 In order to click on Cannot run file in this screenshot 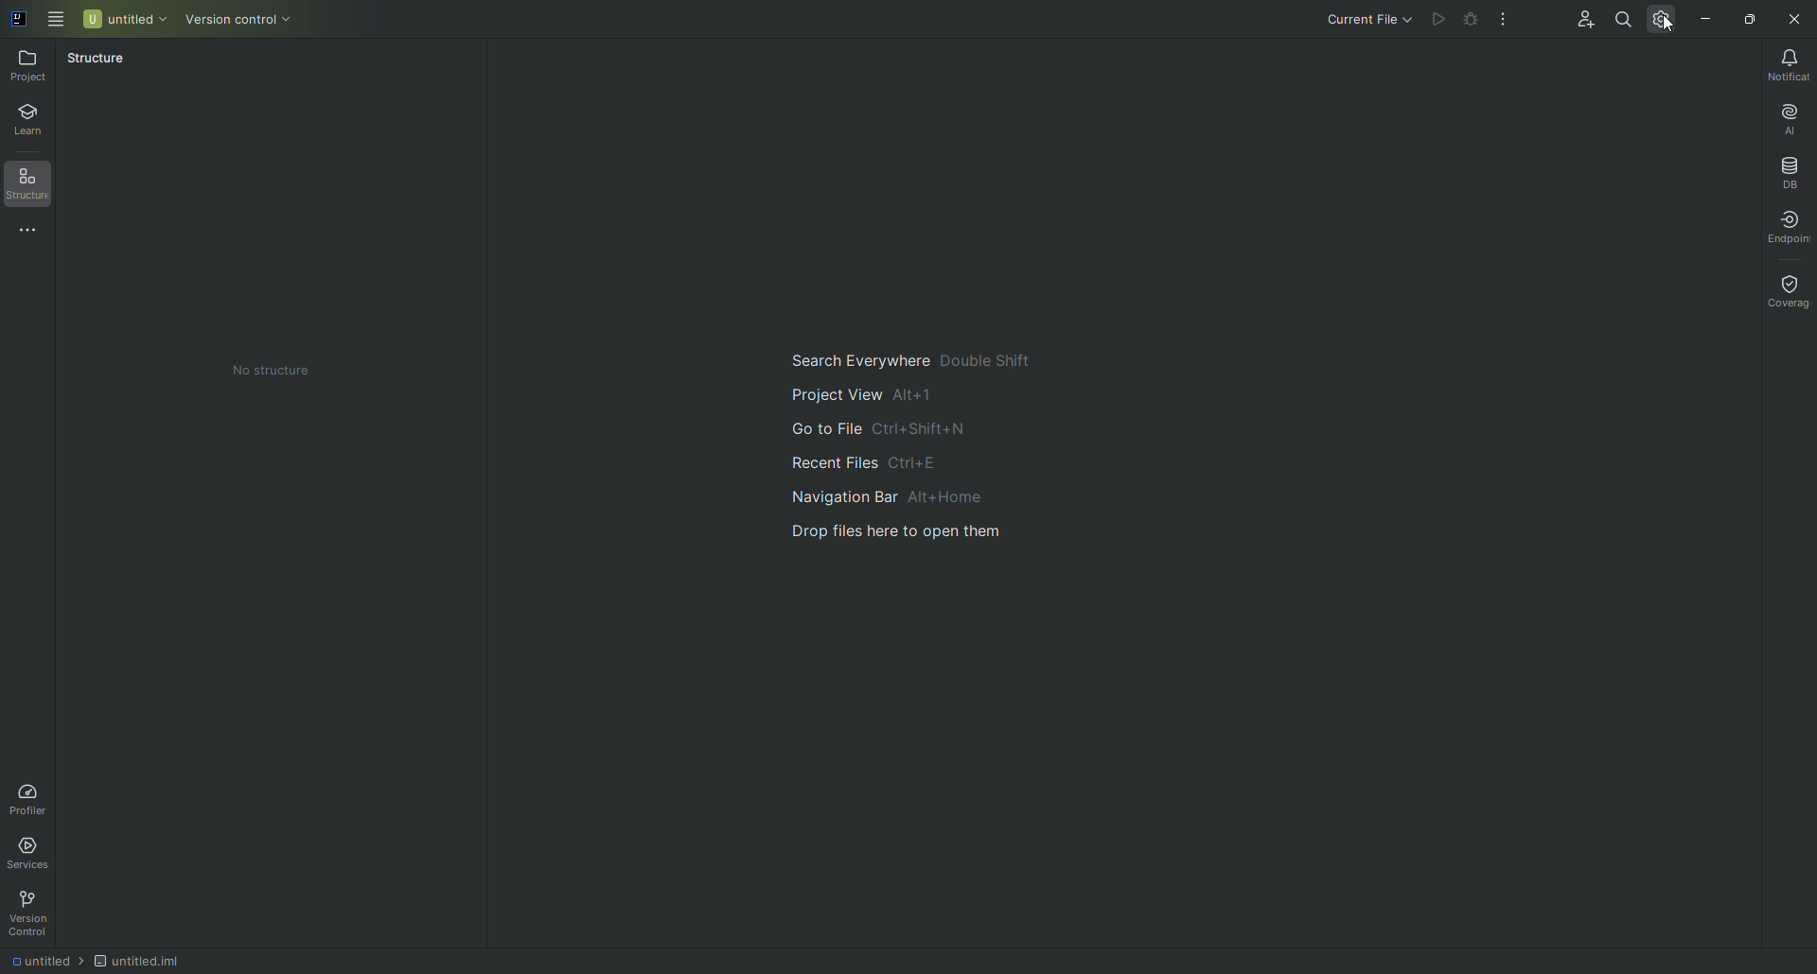, I will do `click(1438, 17)`.